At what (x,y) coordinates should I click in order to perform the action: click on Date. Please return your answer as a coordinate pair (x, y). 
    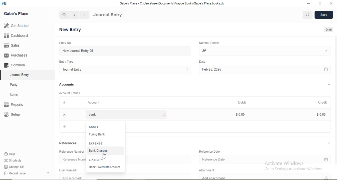
    Looking at the image, I should click on (202, 62).